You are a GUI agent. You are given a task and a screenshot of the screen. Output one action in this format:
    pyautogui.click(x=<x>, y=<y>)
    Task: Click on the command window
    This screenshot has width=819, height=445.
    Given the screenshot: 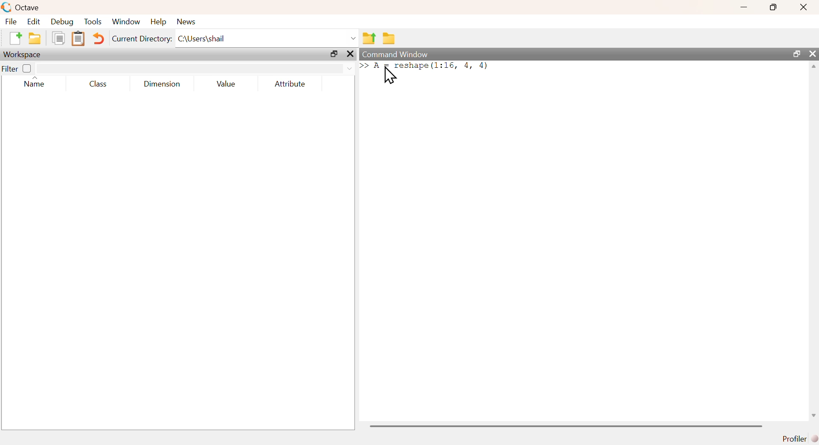 What is the action you would take?
    pyautogui.click(x=395, y=53)
    